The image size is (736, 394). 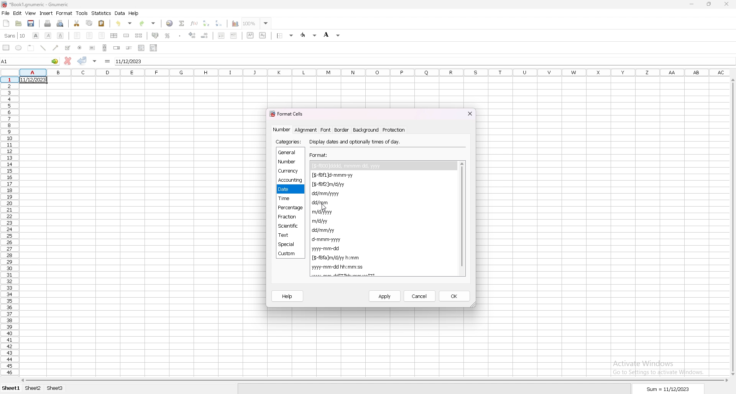 I want to click on scroll bar, so click(x=375, y=381).